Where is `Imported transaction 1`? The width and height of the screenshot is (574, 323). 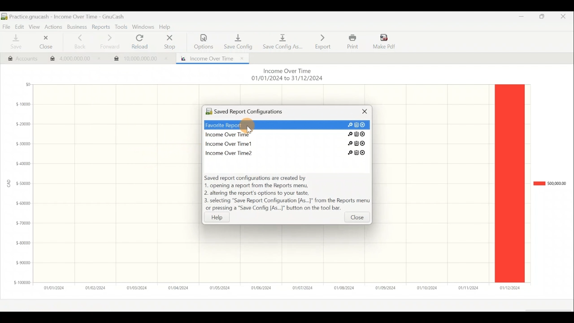 Imported transaction 1 is located at coordinates (72, 60).